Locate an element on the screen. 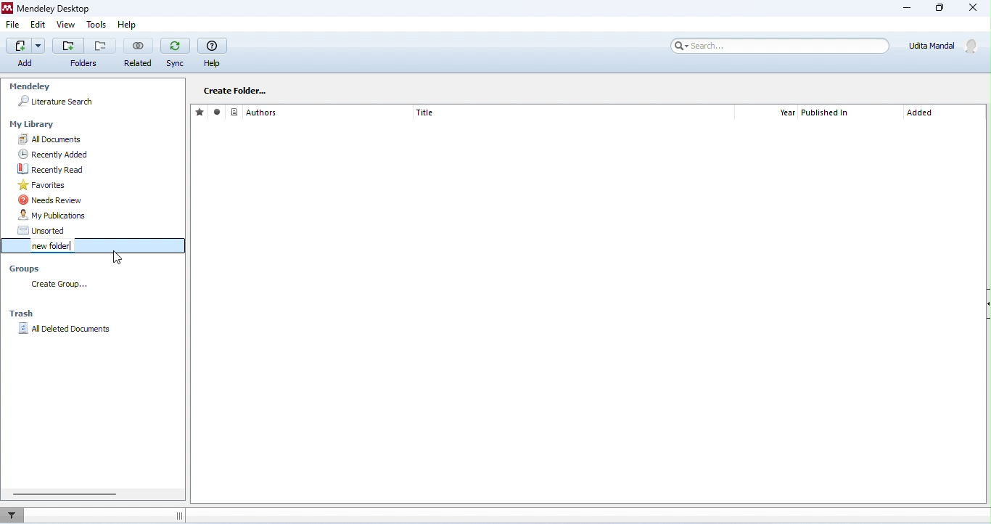  unsorted is located at coordinates (99, 230).